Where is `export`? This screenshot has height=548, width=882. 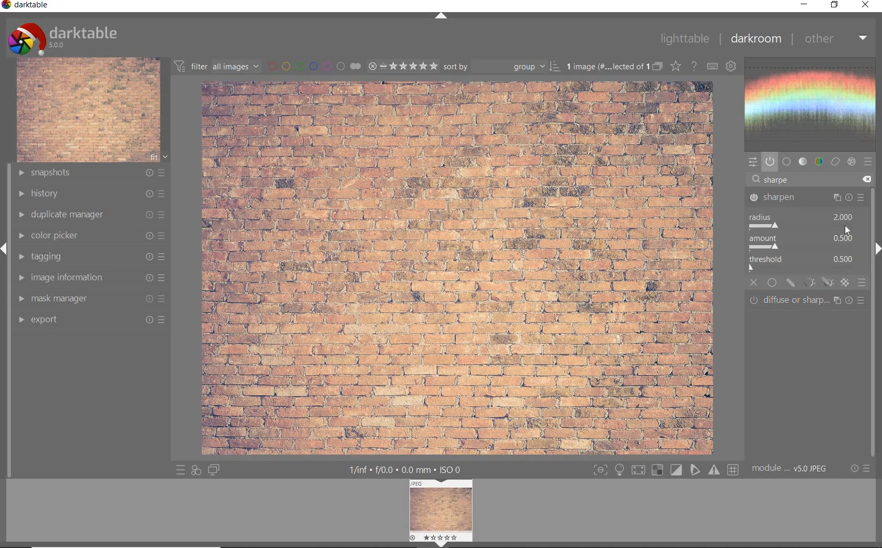
export is located at coordinates (91, 321).